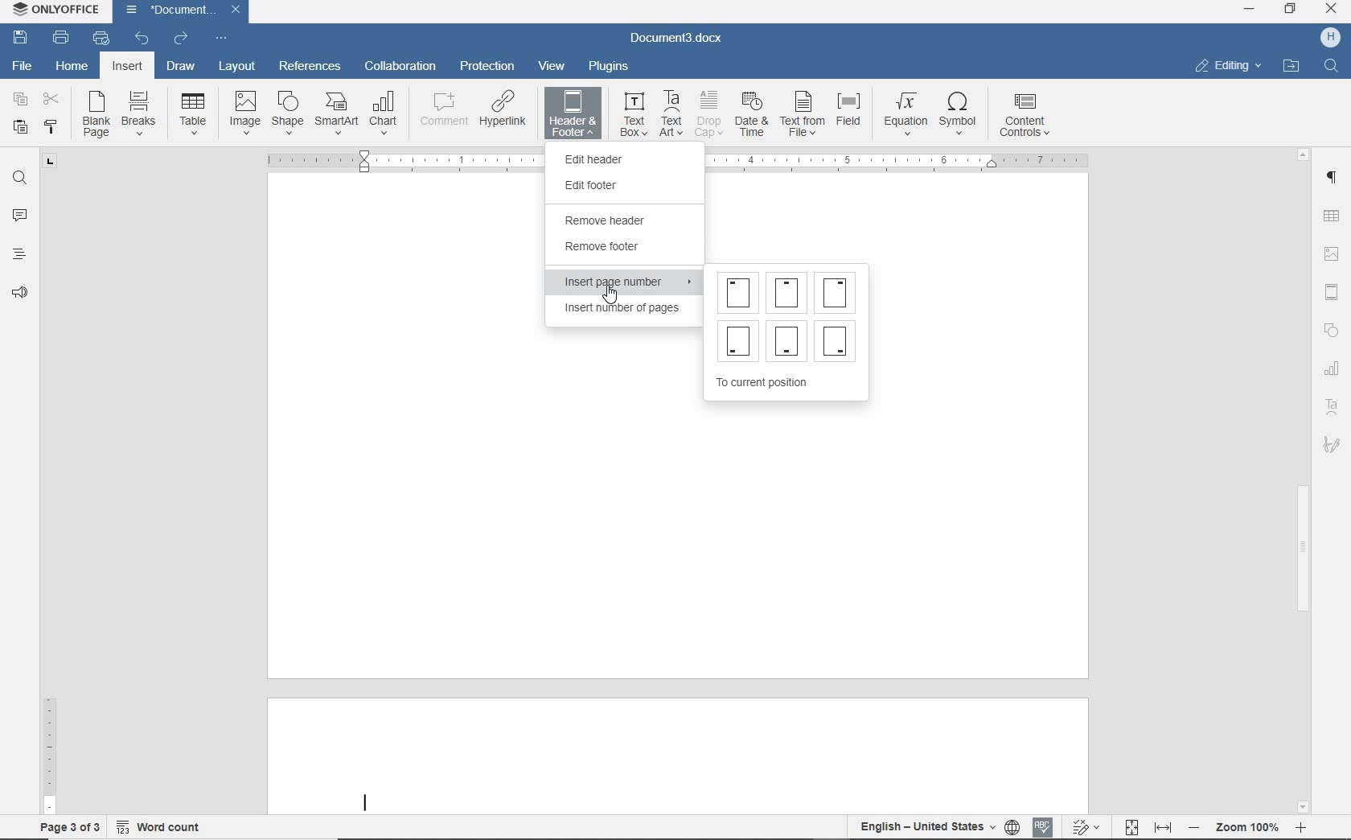 This screenshot has width=1351, height=840. What do you see at coordinates (626, 283) in the screenshot?
I see `INSERT PAGE NUMBER` at bounding box center [626, 283].